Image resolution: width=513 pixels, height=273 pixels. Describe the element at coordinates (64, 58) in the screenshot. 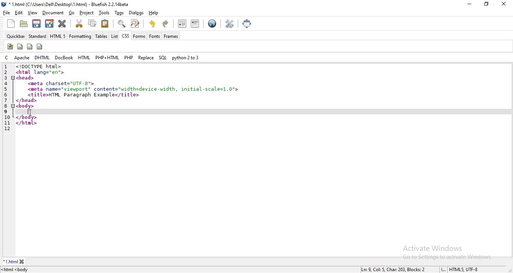

I see `docbook` at that location.